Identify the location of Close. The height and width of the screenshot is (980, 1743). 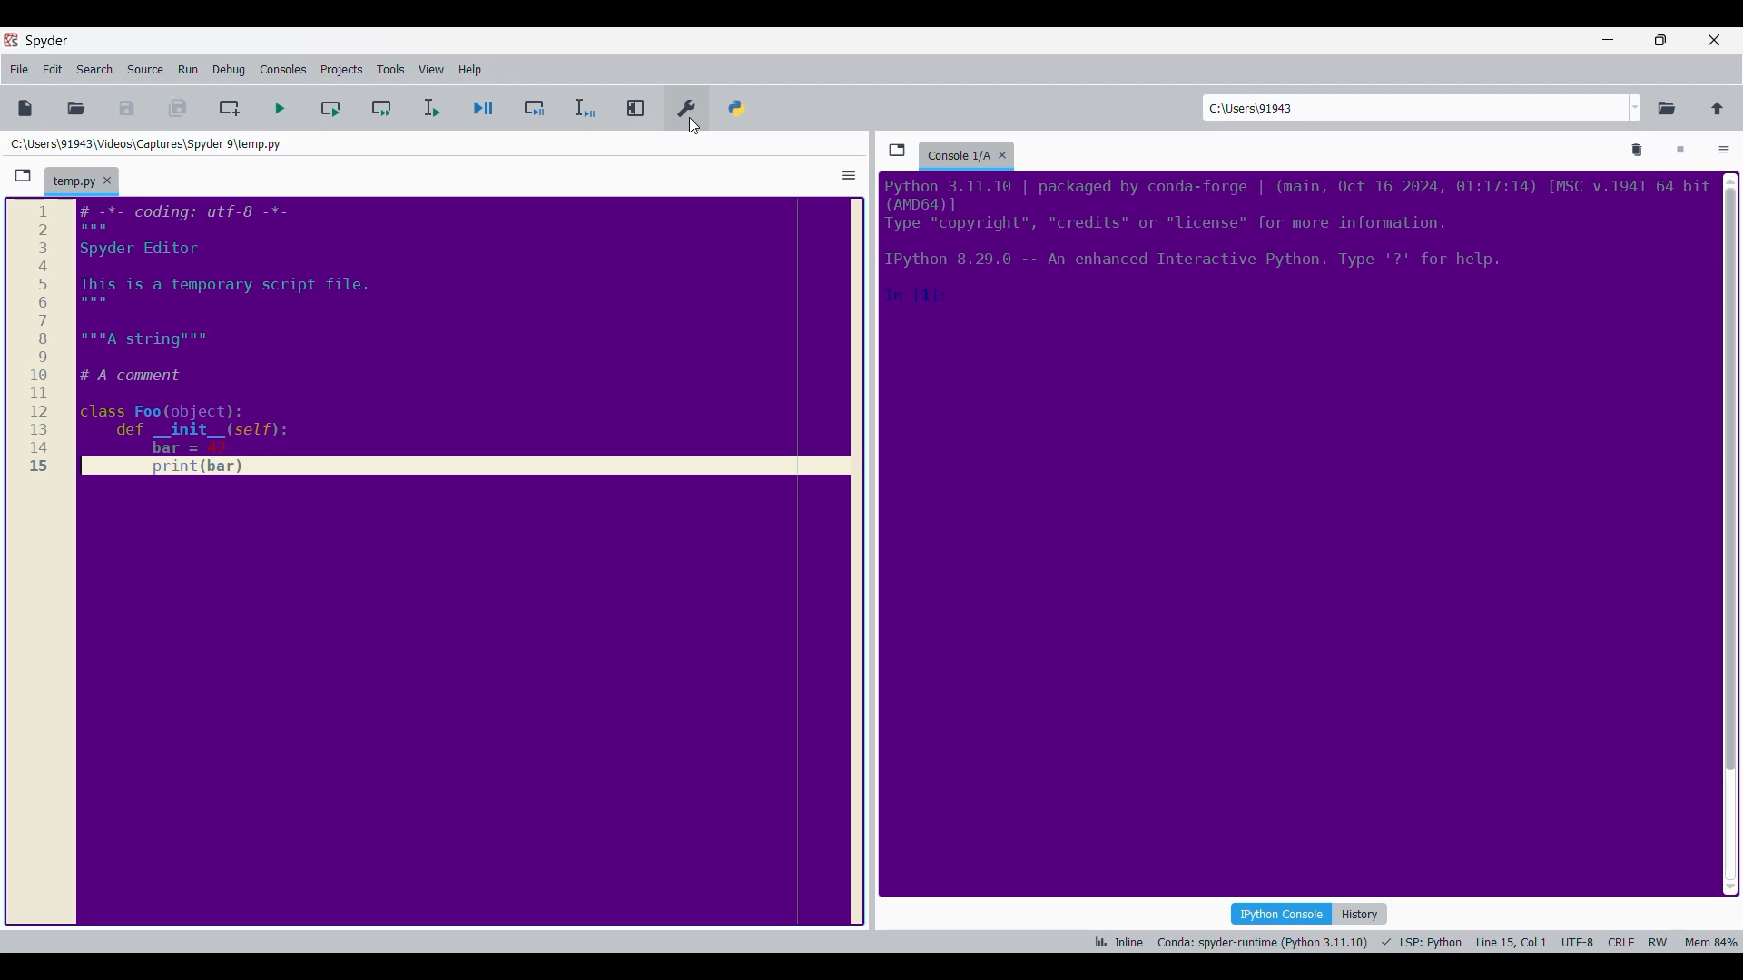
(1002, 154).